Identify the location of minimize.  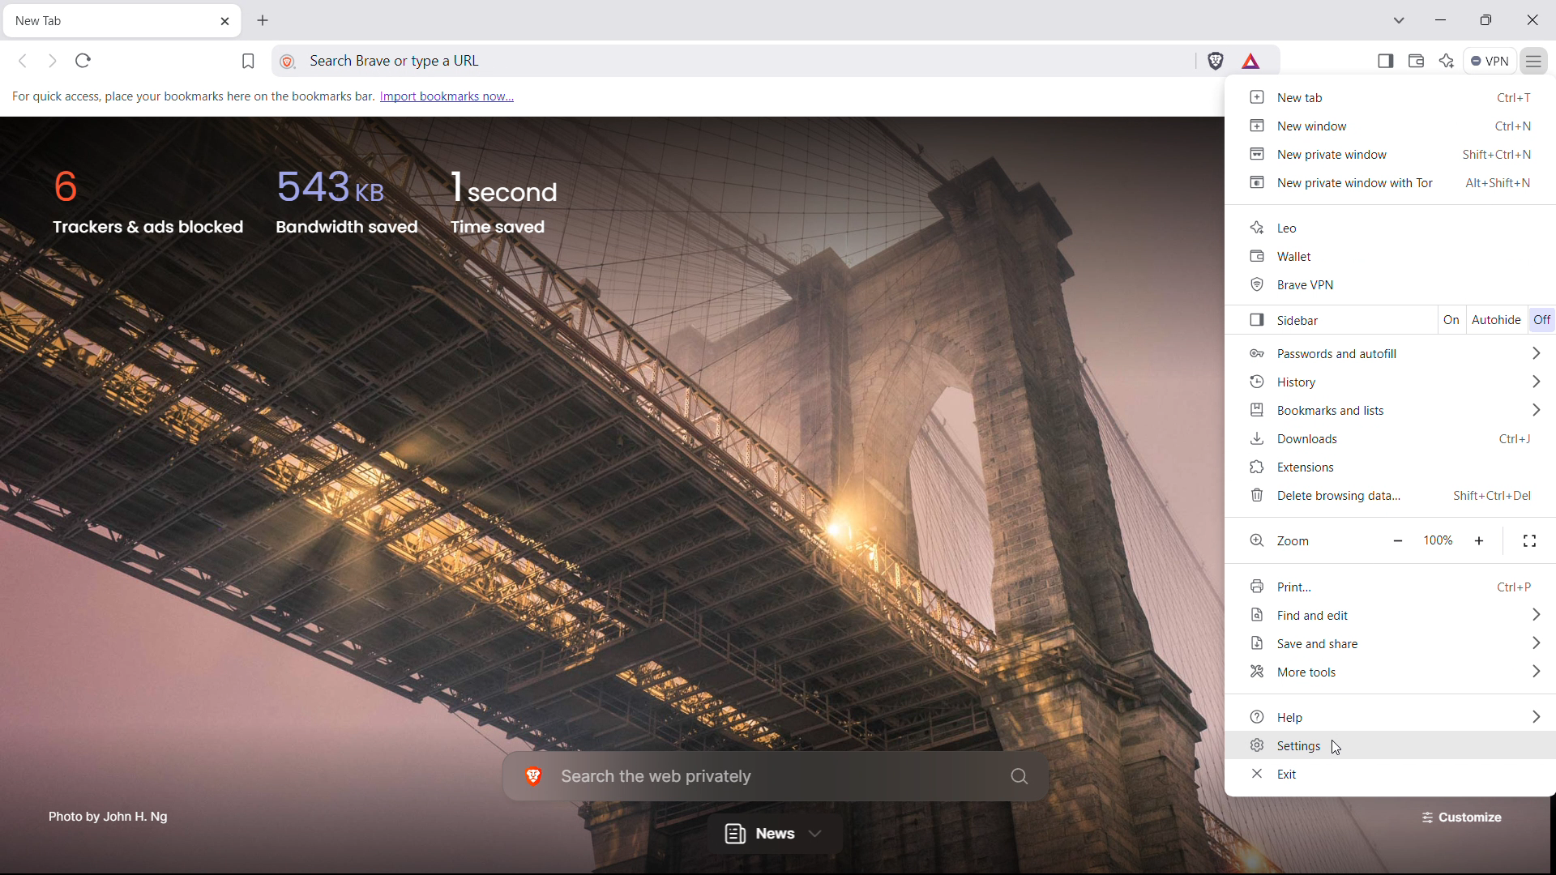
(1441, 21).